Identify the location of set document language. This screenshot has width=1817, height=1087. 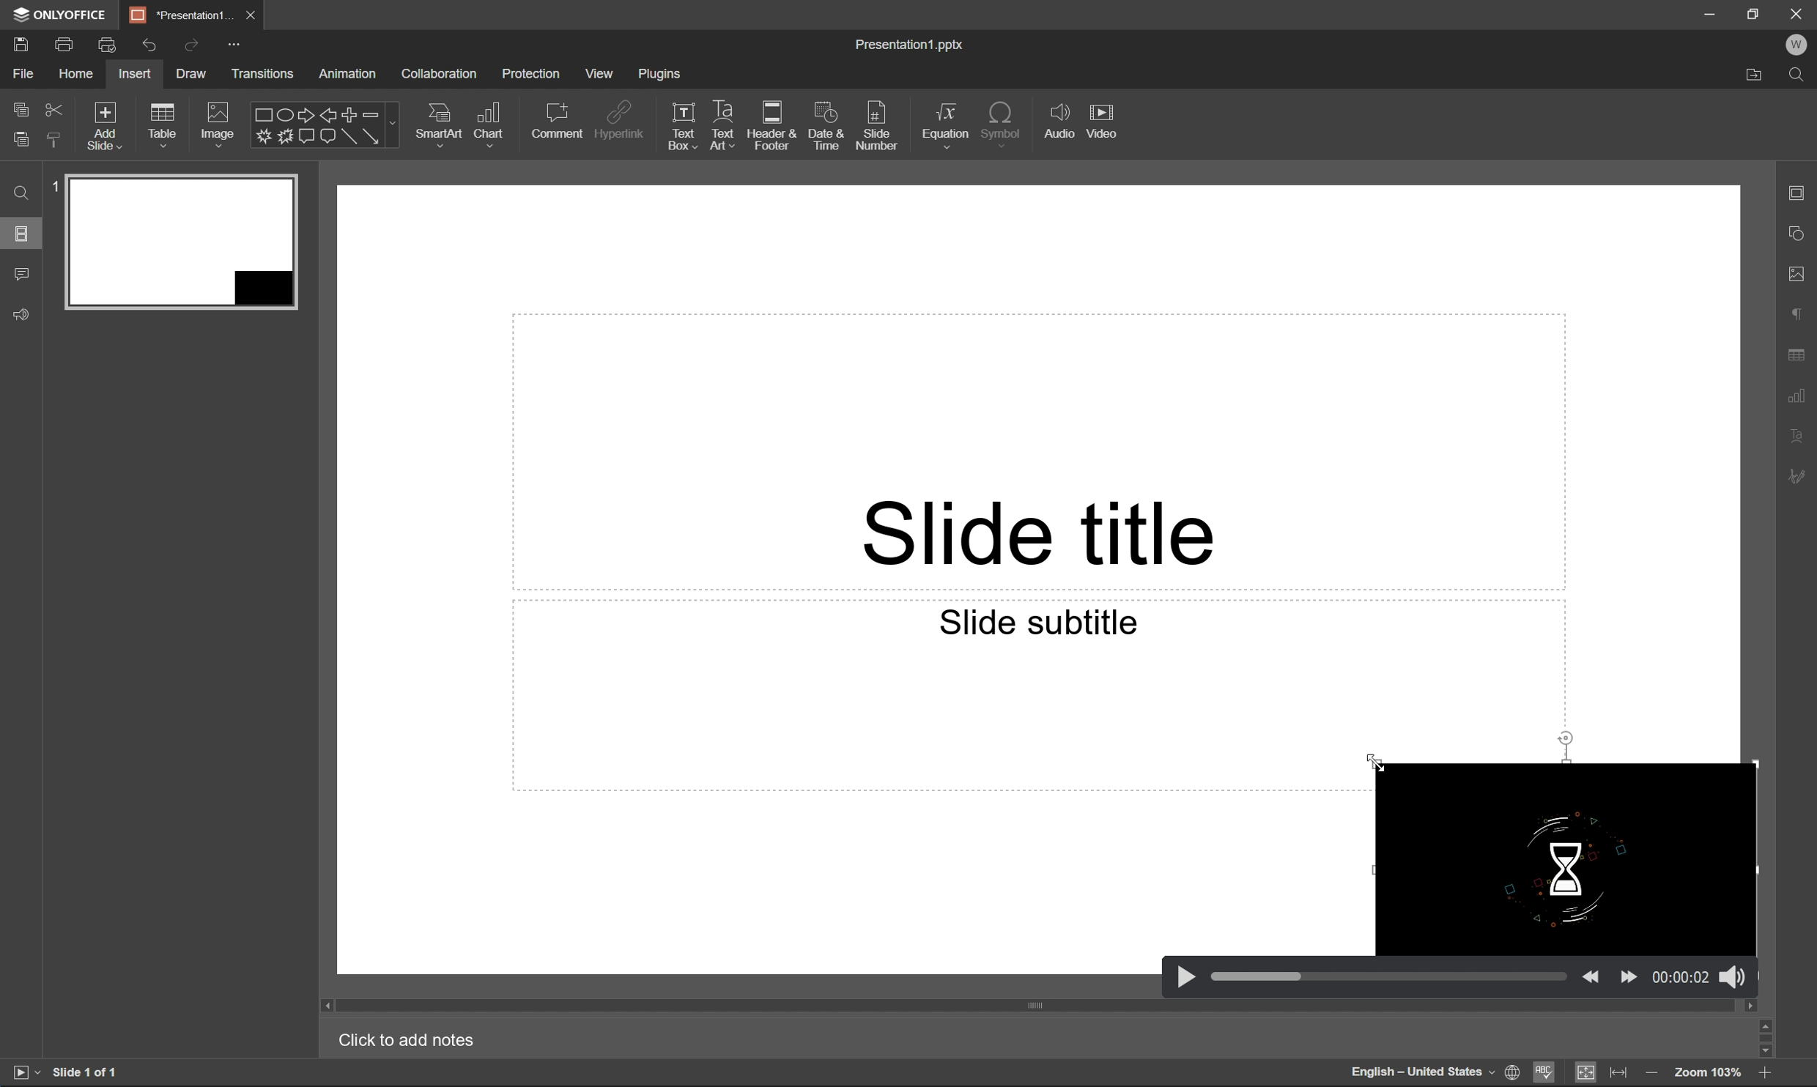
(1513, 1071).